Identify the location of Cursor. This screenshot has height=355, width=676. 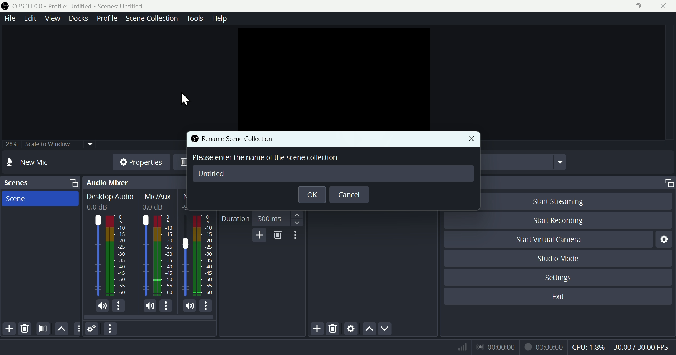
(186, 98).